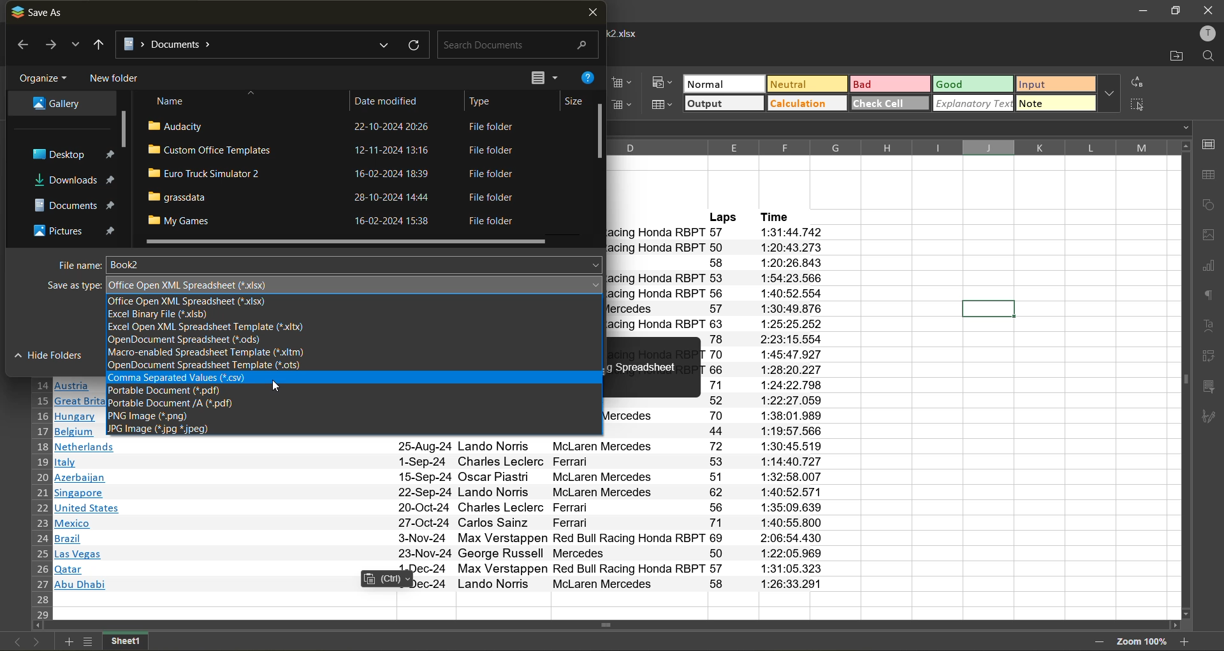 The height and width of the screenshot is (651, 1224). What do you see at coordinates (1174, 626) in the screenshot?
I see `move right` at bounding box center [1174, 626].